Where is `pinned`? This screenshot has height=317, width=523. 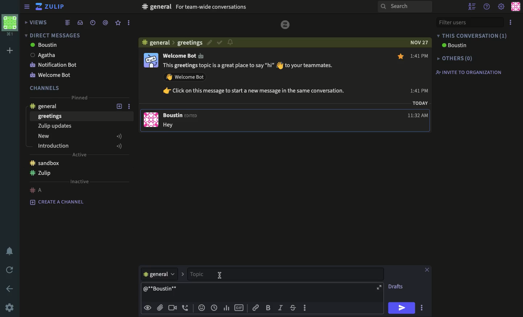 pinned is located at coordinates (78, 97).